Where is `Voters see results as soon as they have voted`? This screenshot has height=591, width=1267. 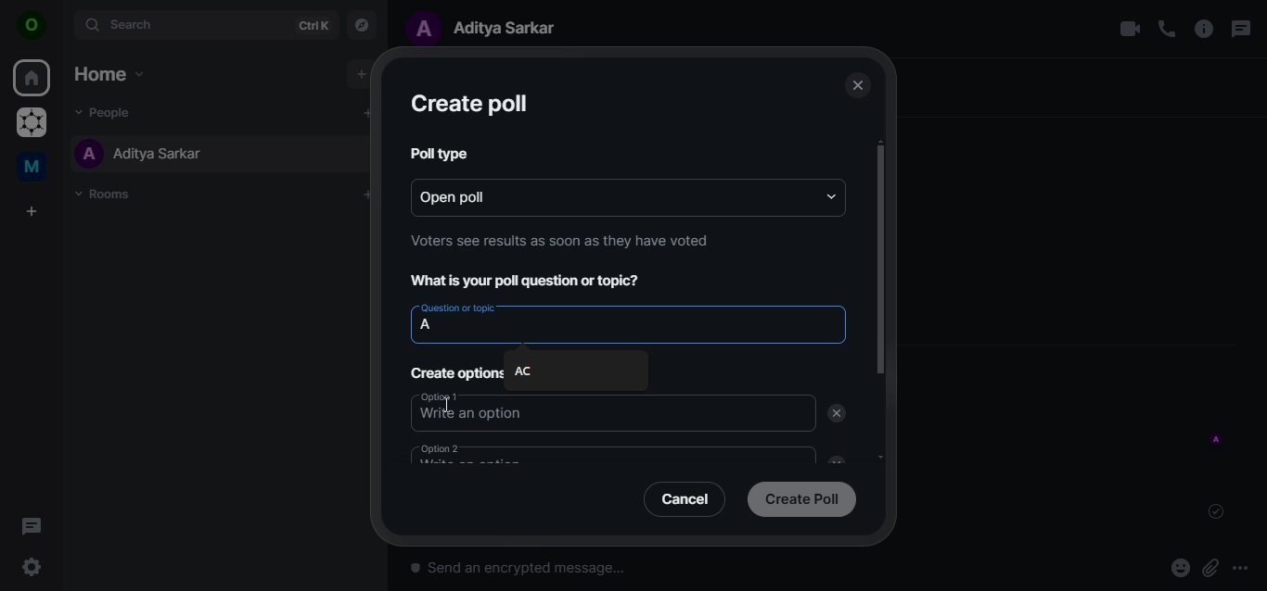 Voters see results as soon as they have voted is located at coordinates (560, 240).